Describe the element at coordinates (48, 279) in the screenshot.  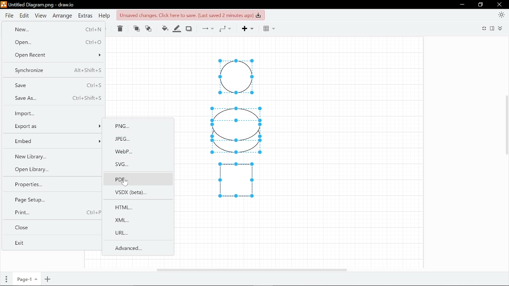
I see `Add page` at that location.